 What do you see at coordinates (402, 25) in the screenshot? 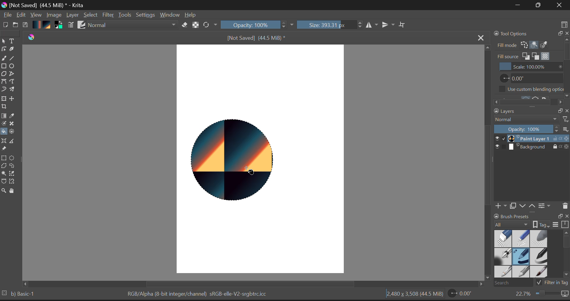
I see `Crop` at bounding box center [402, 25].